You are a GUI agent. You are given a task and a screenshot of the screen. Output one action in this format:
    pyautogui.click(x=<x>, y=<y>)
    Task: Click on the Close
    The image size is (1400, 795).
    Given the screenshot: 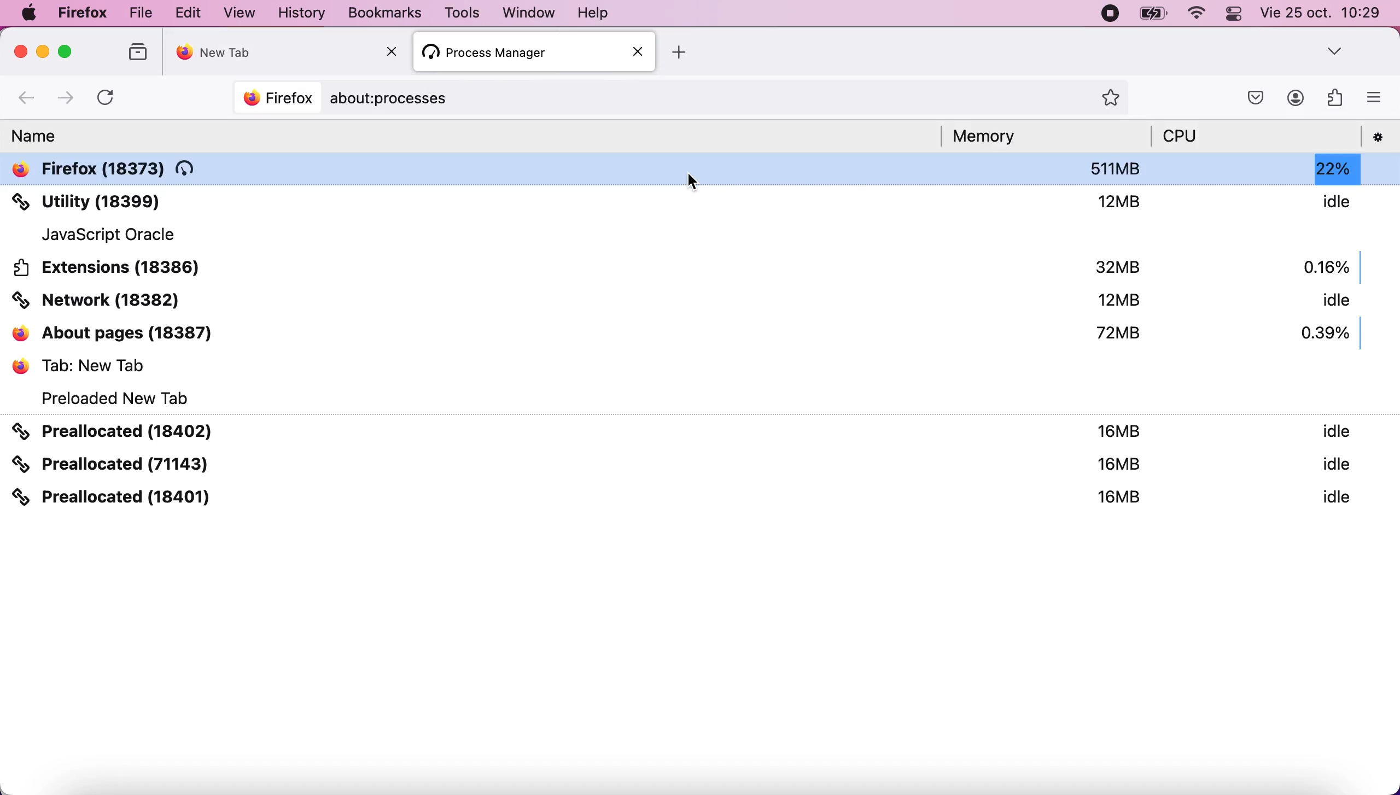 What is the action you would take?
    pyautogui.click(x=392, y=51)
    